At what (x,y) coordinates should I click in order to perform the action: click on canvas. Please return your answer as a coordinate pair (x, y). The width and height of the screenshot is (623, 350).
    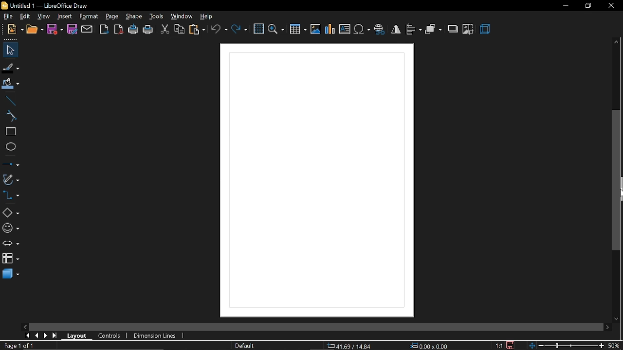
    Looking at the image, I should click on (318, 180).